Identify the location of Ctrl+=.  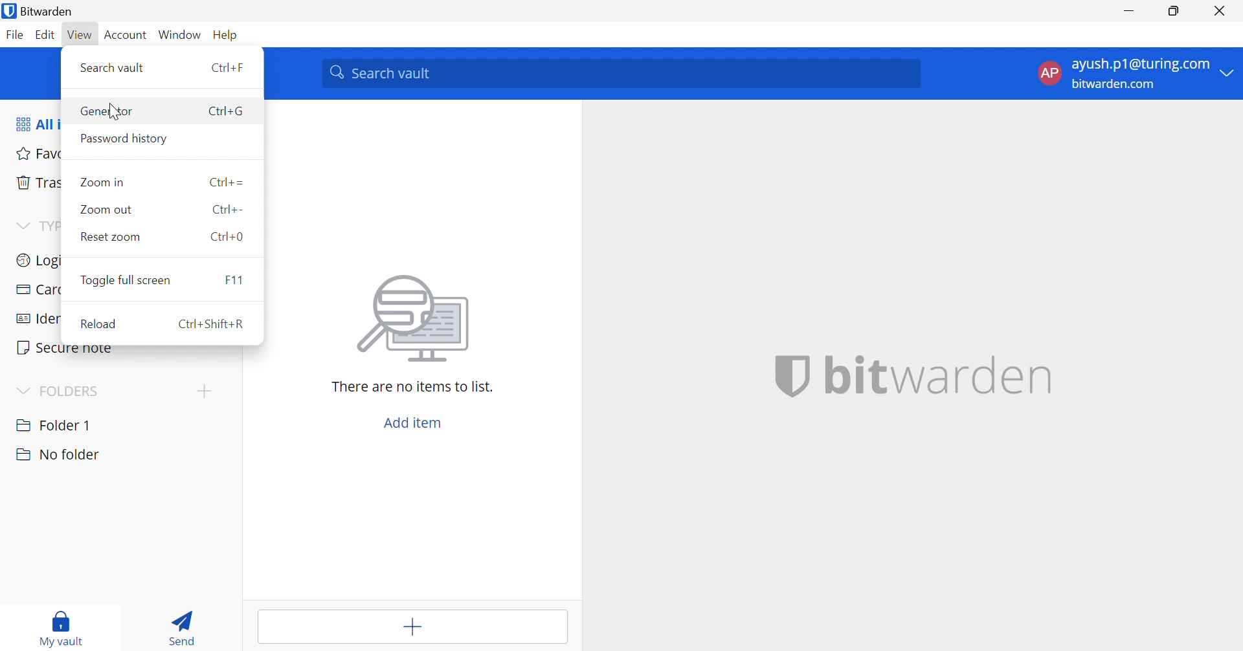
(226, 182).